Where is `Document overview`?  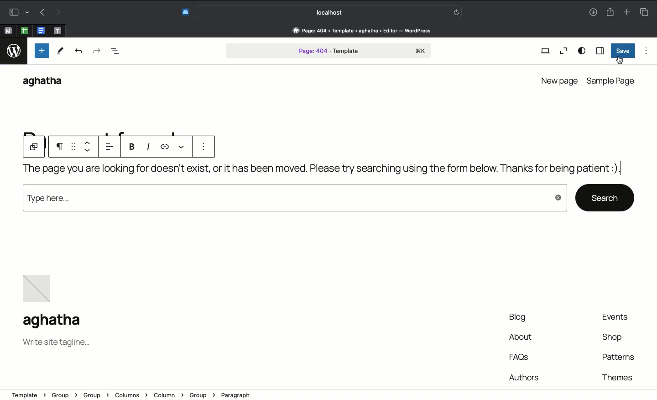
Document overview is located at coordinates (115, 52).